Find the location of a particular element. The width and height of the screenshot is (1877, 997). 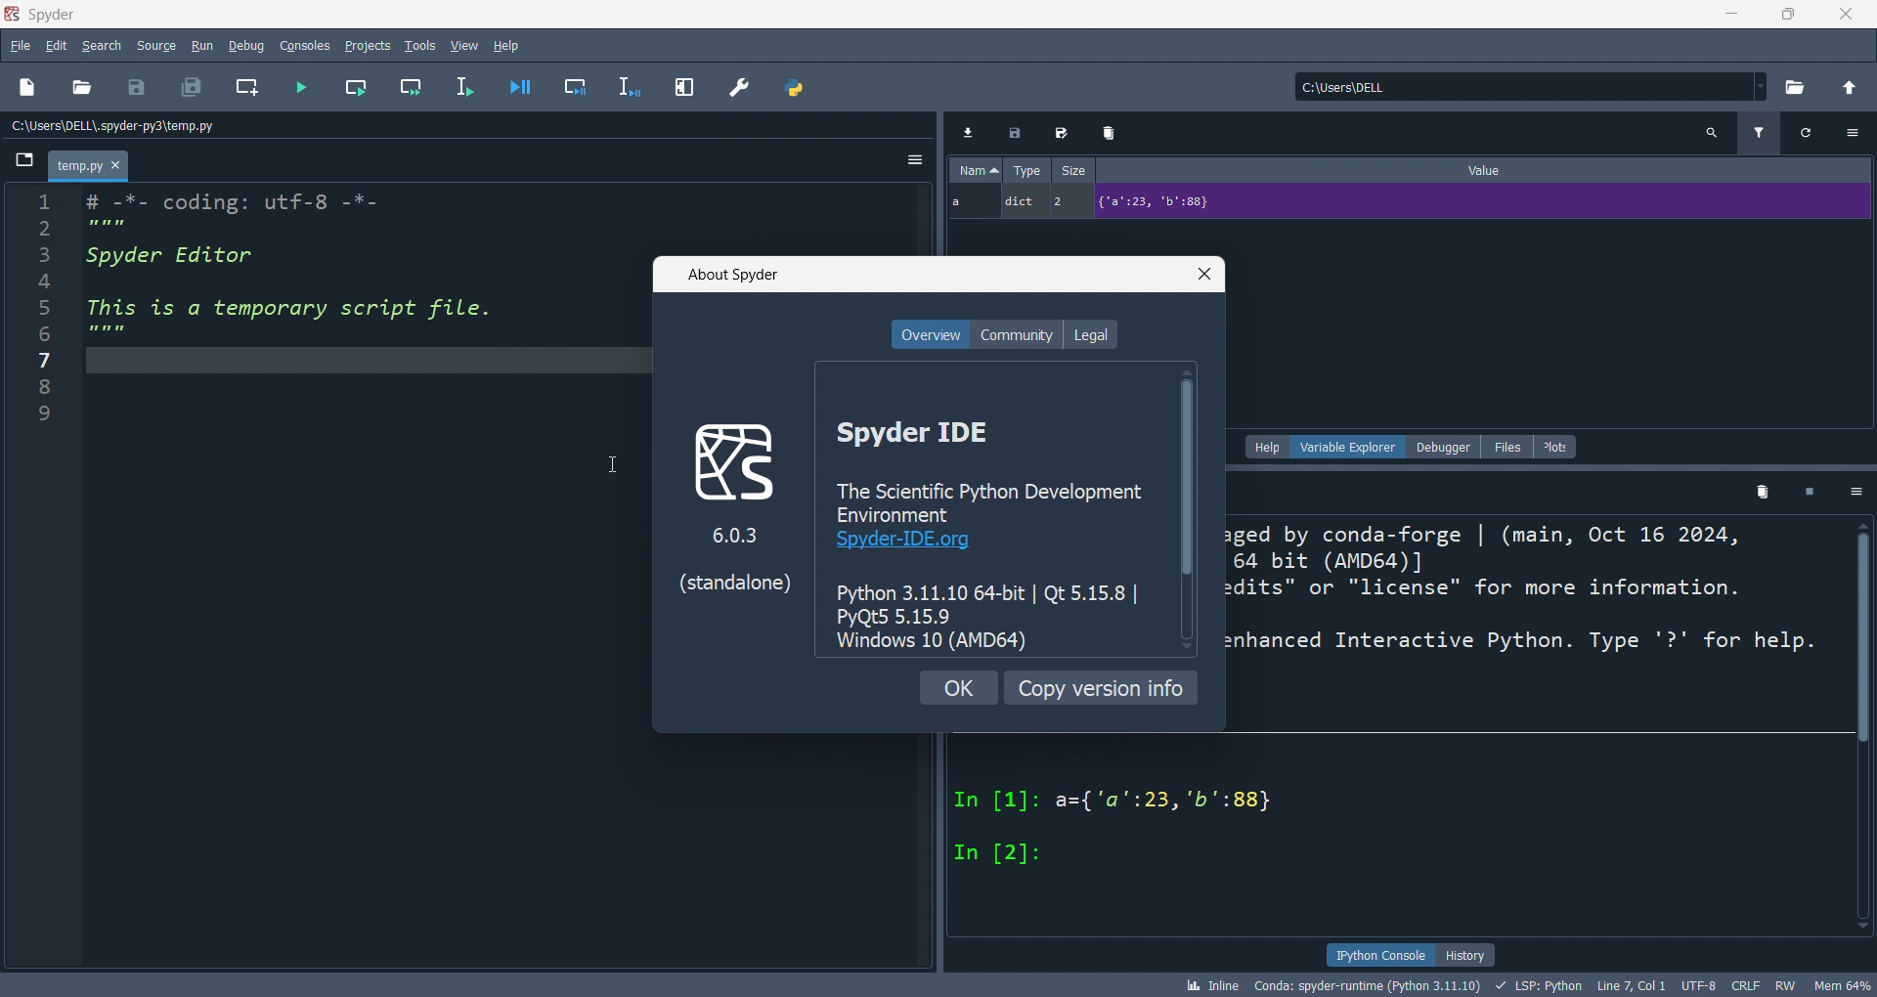

Cursor is located at coordinates (614, 462).